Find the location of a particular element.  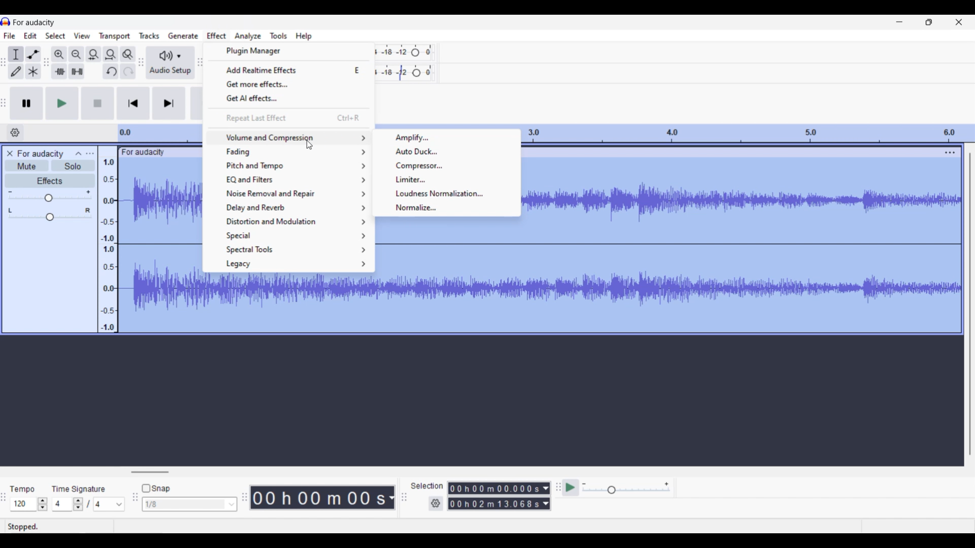

Distortion and modulation is located at coordinates (288, 222).